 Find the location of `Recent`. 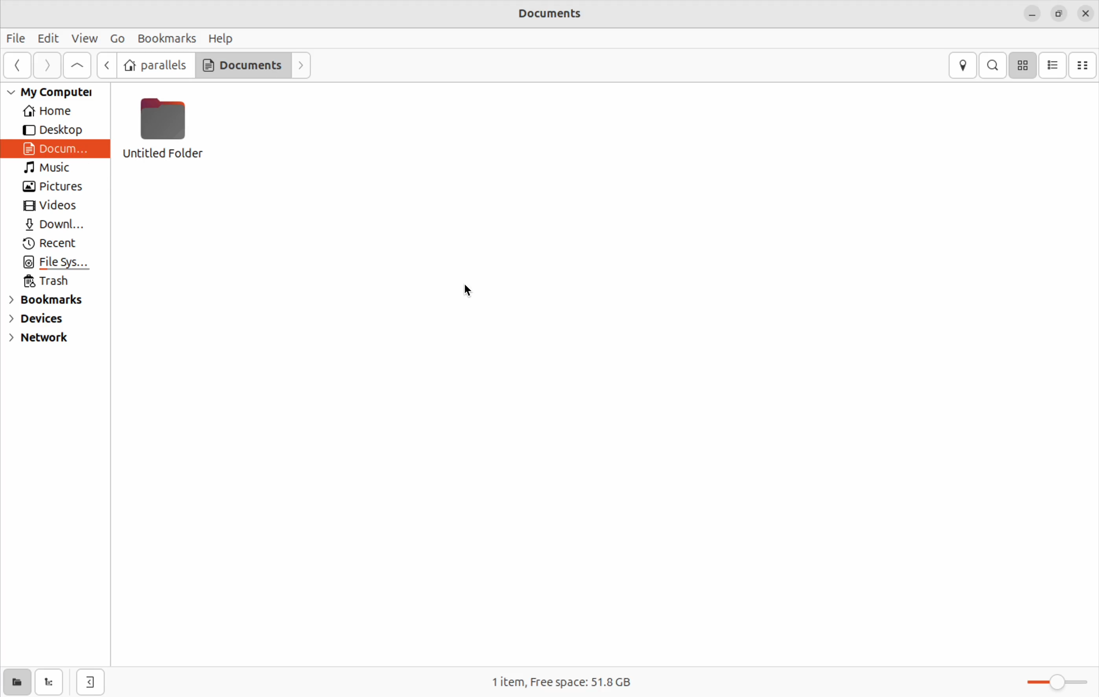

Recent is located at coordinates (49, 244).